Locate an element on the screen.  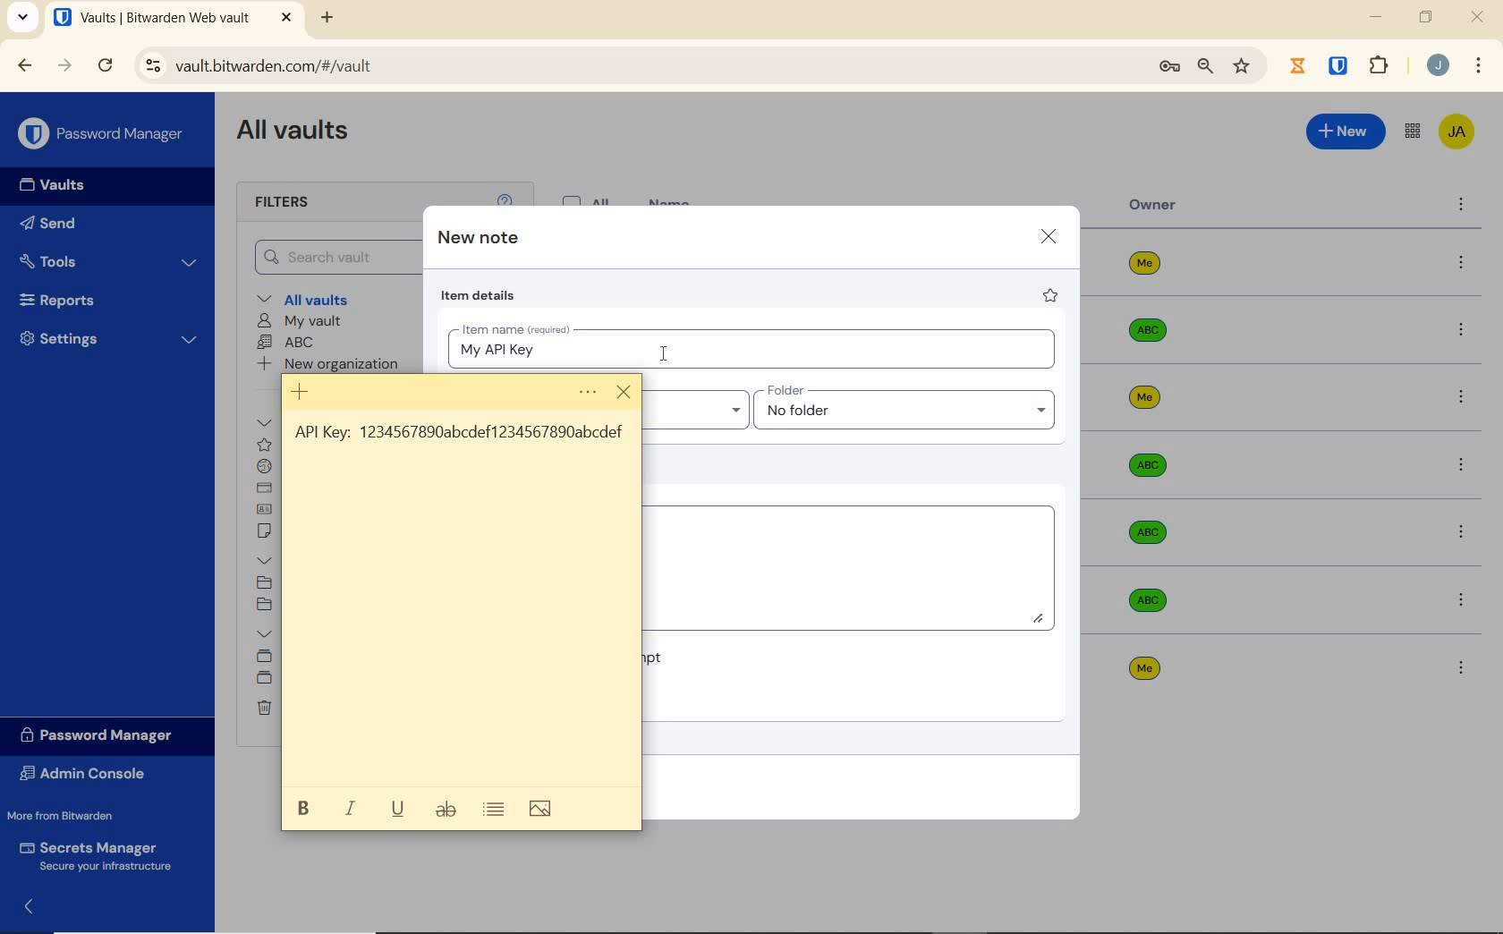
Send is located at coordinates (81, 226).